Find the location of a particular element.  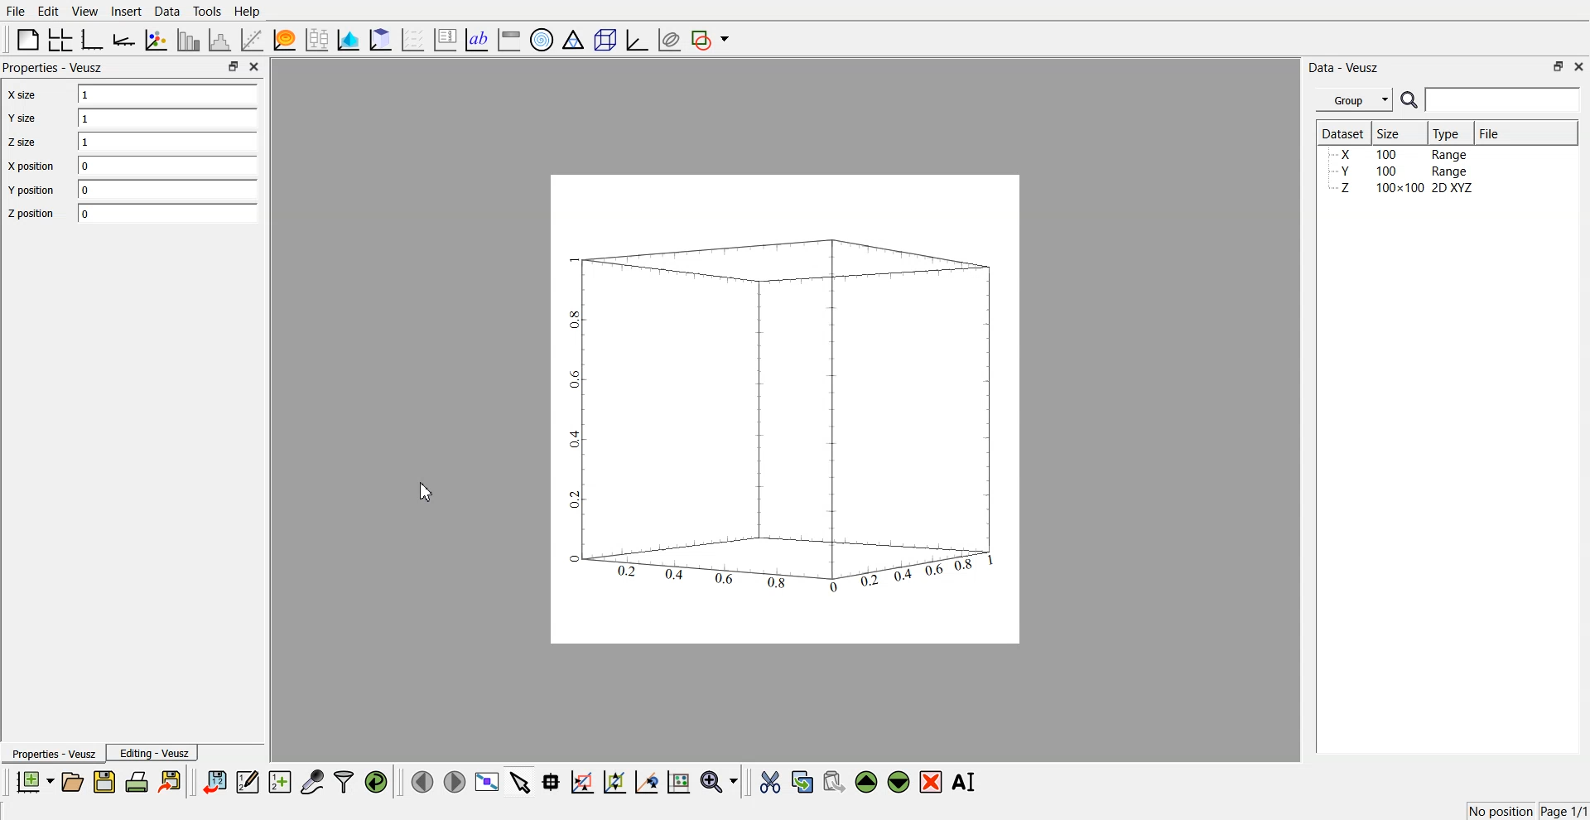

X size is located at coordinates (24, 94).